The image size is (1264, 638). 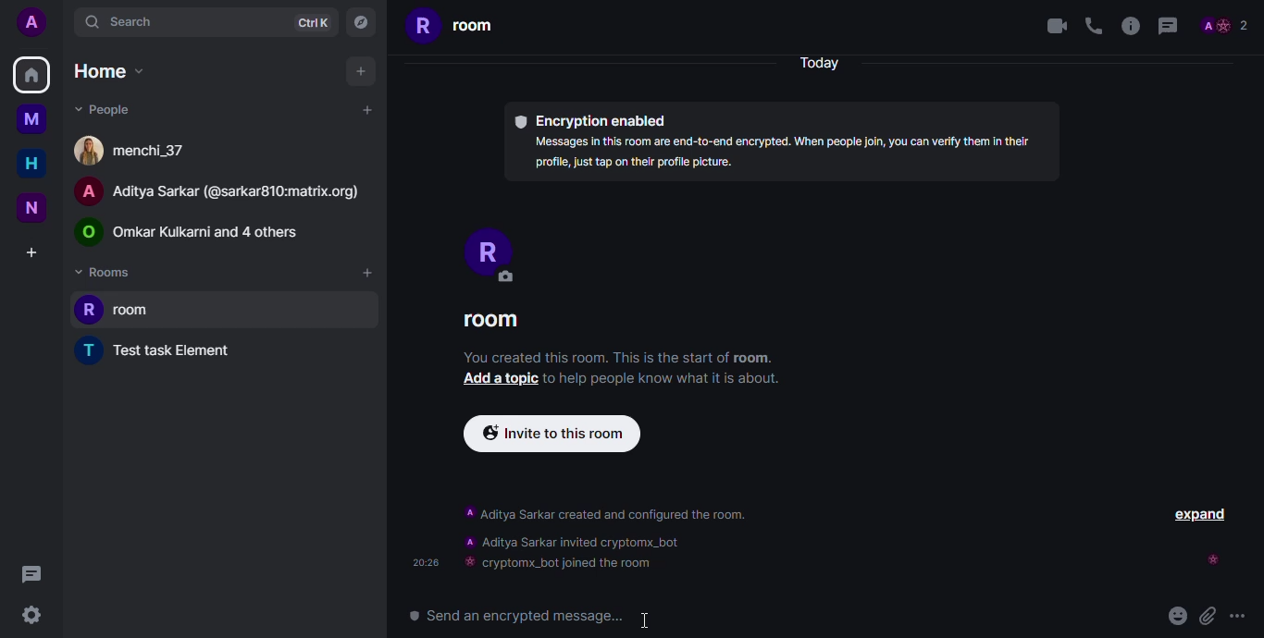 I want to click on Invite to this room, so click(x=551, y=435).